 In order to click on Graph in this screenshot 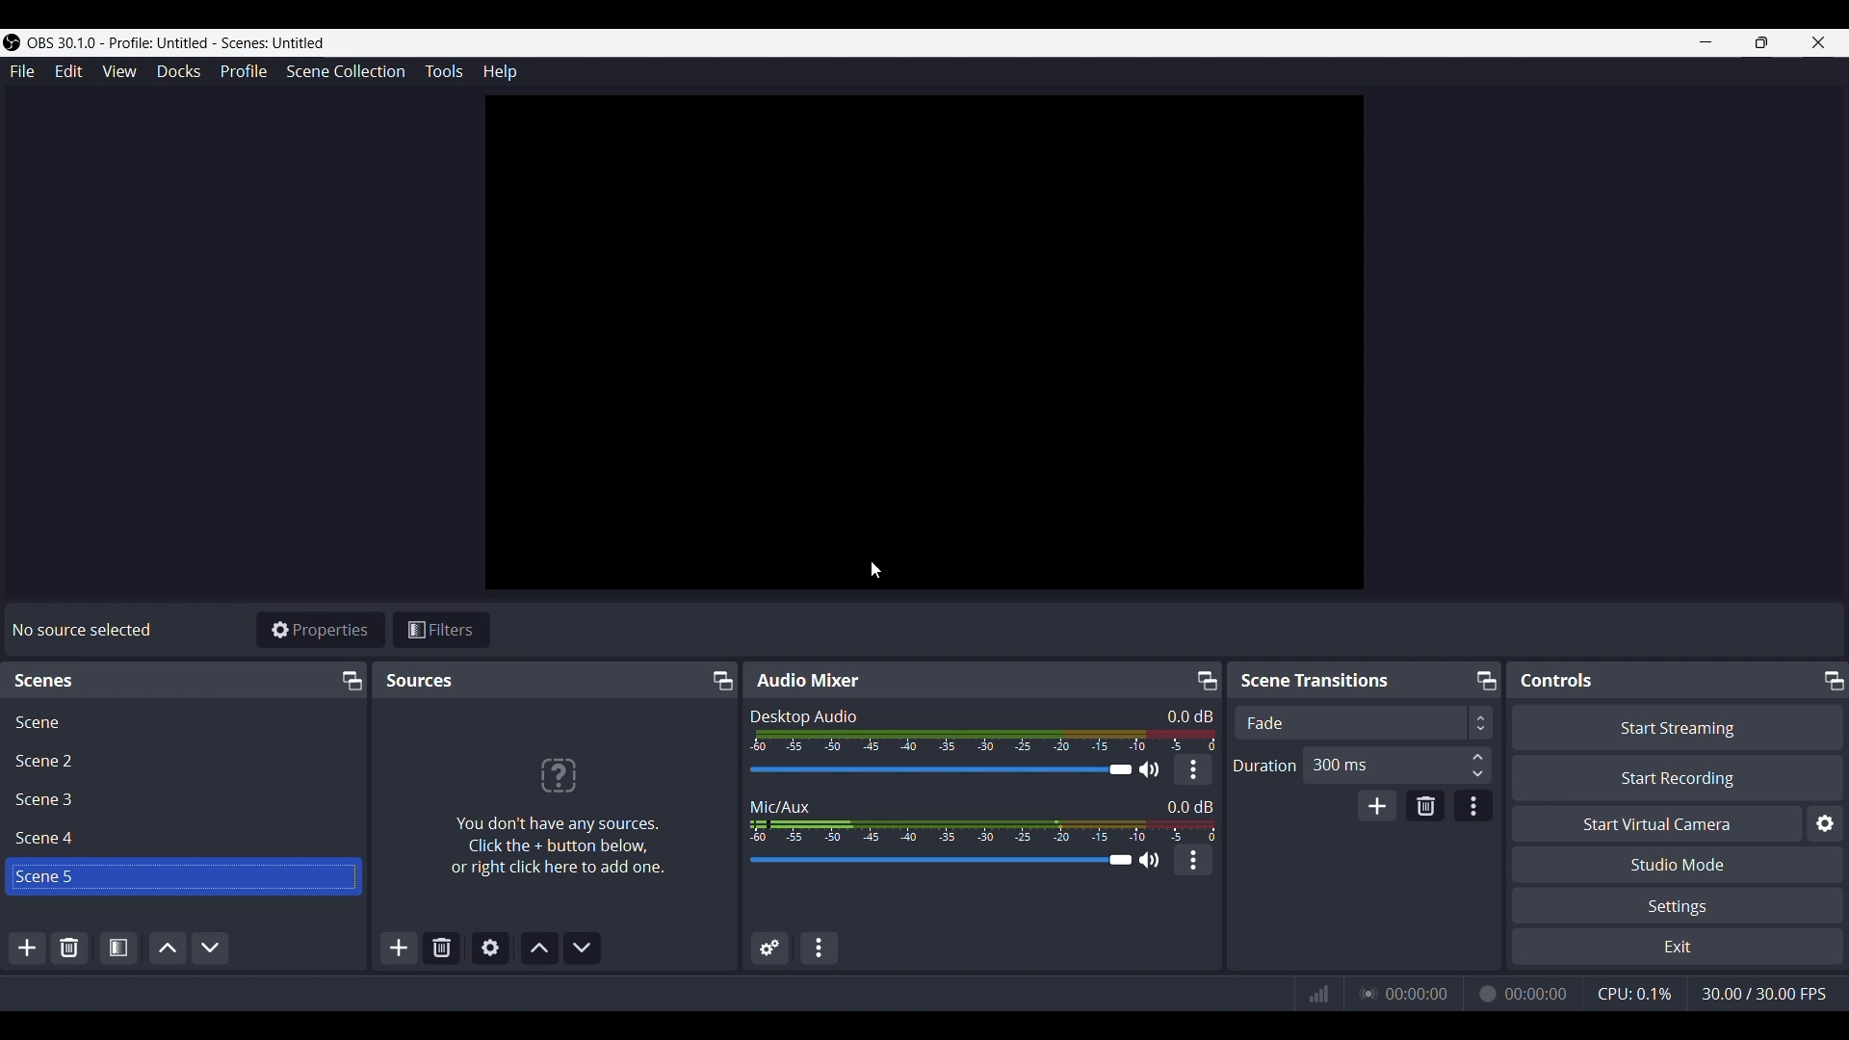, I will do `click(1319, 994)`.